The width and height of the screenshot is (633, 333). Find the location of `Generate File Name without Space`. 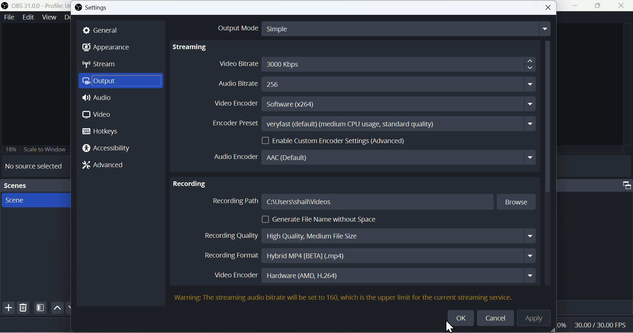

Generate File Name without Space is located at coordinates (321, 219).